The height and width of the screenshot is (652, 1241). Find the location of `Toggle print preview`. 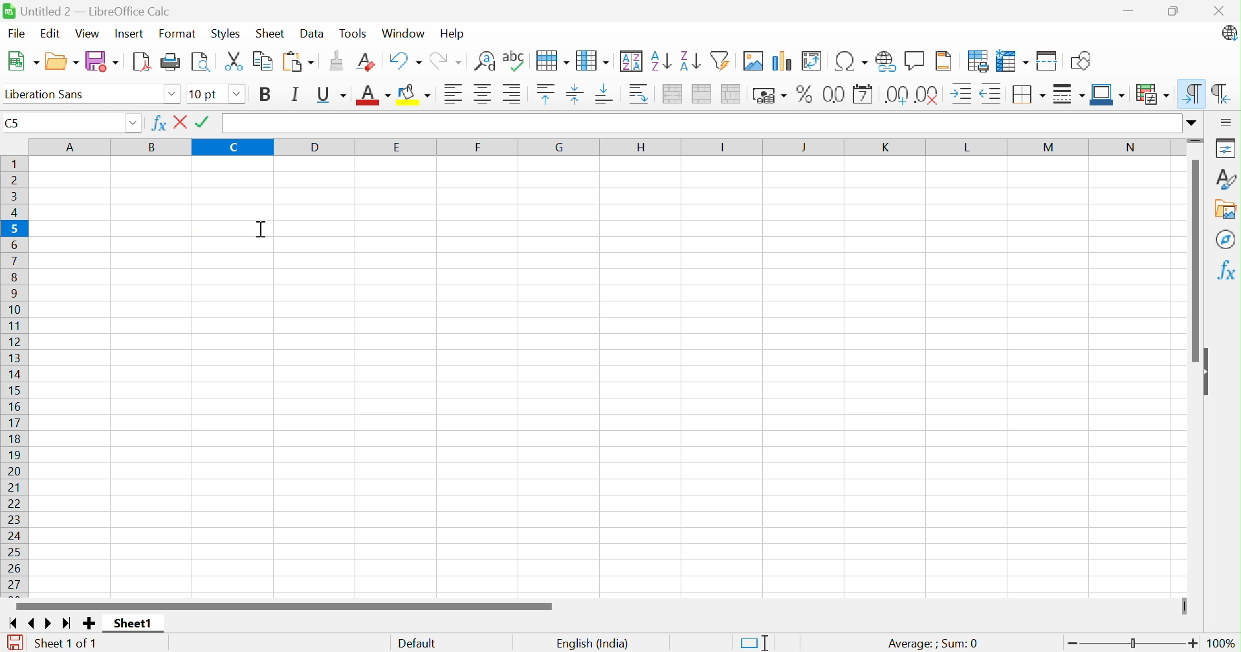

Toggle print preview is located at coordinates (201, 61).